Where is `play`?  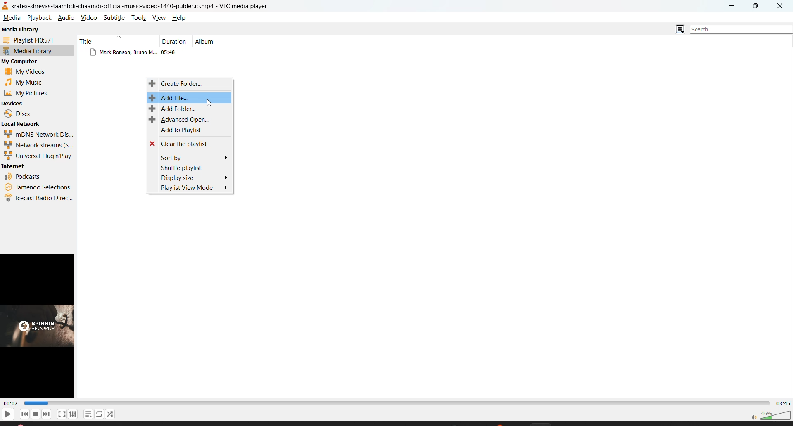
play is located at coordinates (6, 413).